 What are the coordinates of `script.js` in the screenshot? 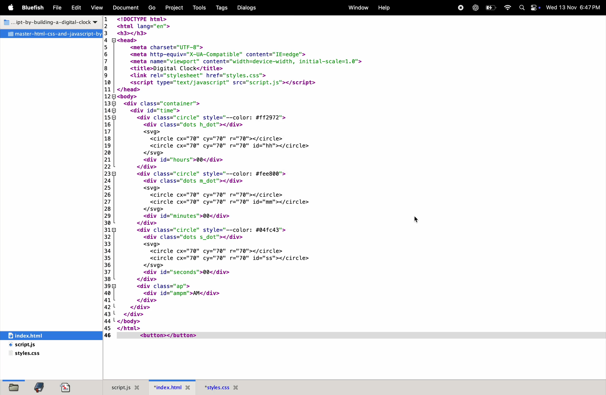 It's located at (35, 345).